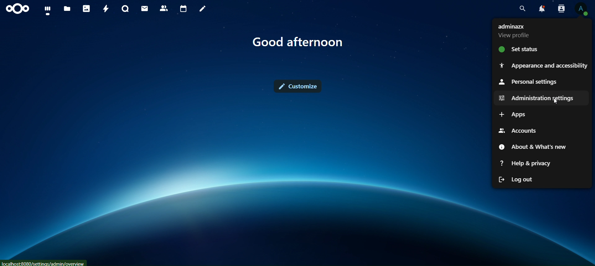 Image resolution: width=595 pixels, height=266 pixels. I want to click on localhost:8080/settings/admins/overview, so click(45, 262).